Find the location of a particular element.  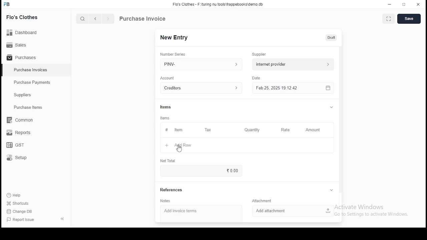

reports is located at coordinates (19, 133).